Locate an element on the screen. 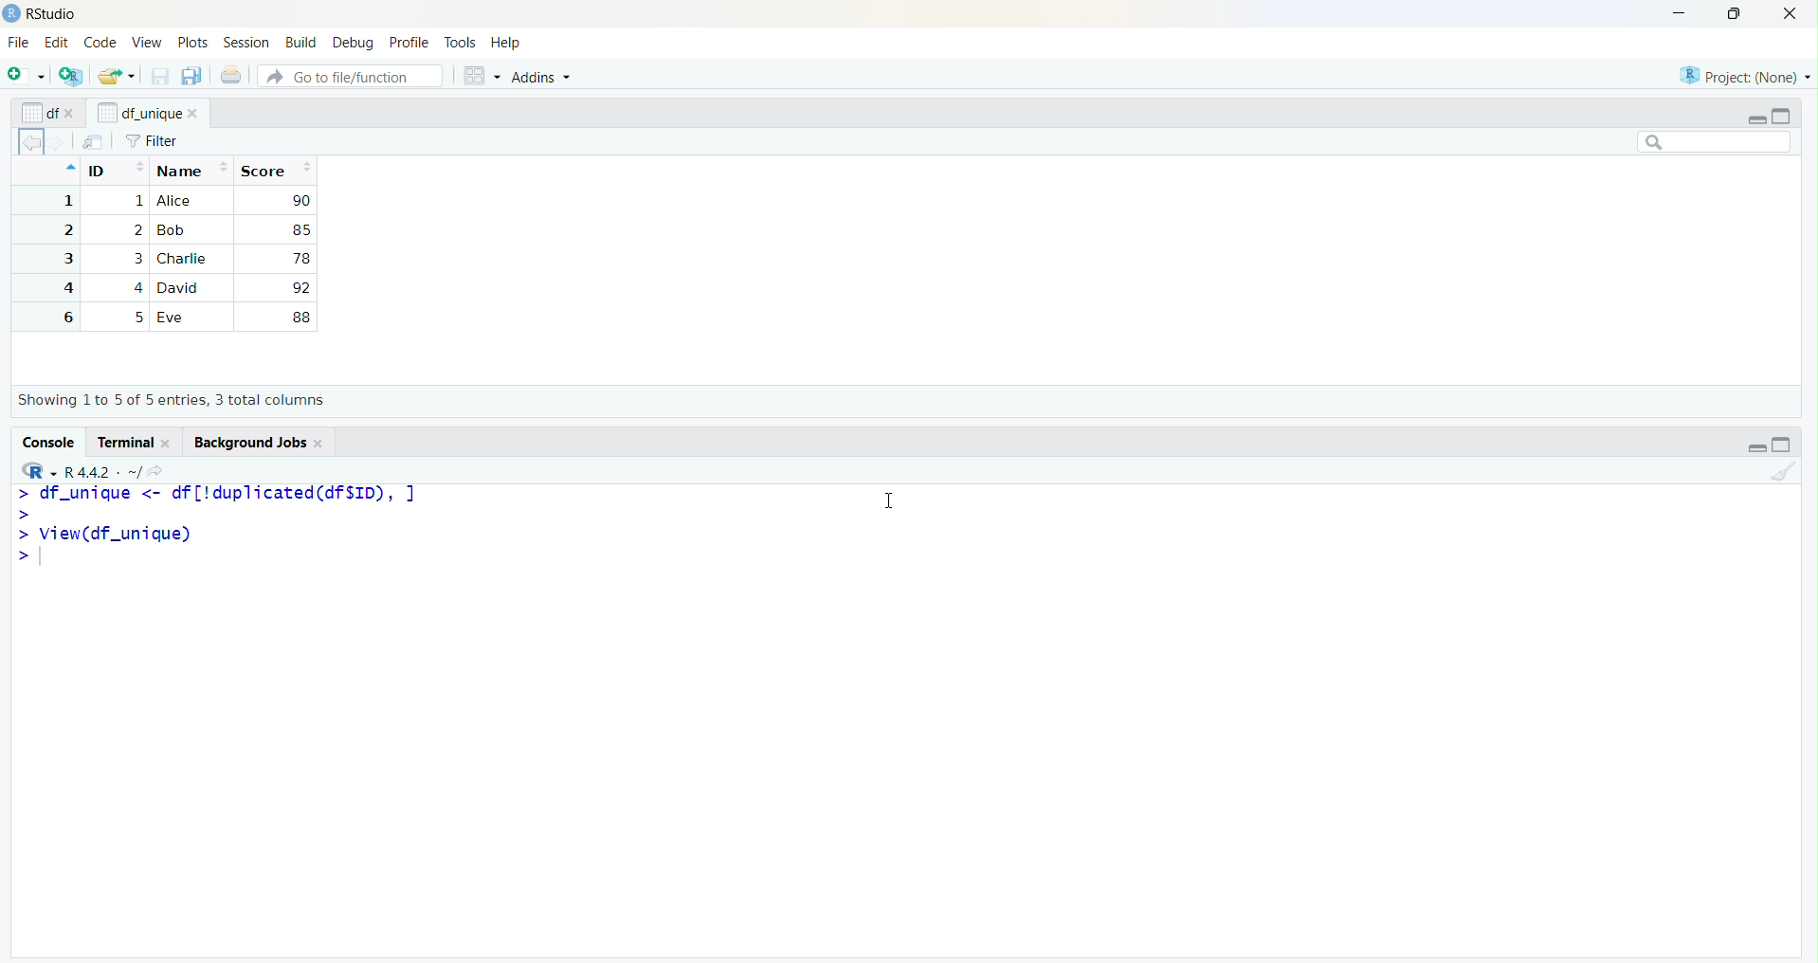 The height and width of the screenshot is (963, 1818). 3 is located at coordinates (65, 259).